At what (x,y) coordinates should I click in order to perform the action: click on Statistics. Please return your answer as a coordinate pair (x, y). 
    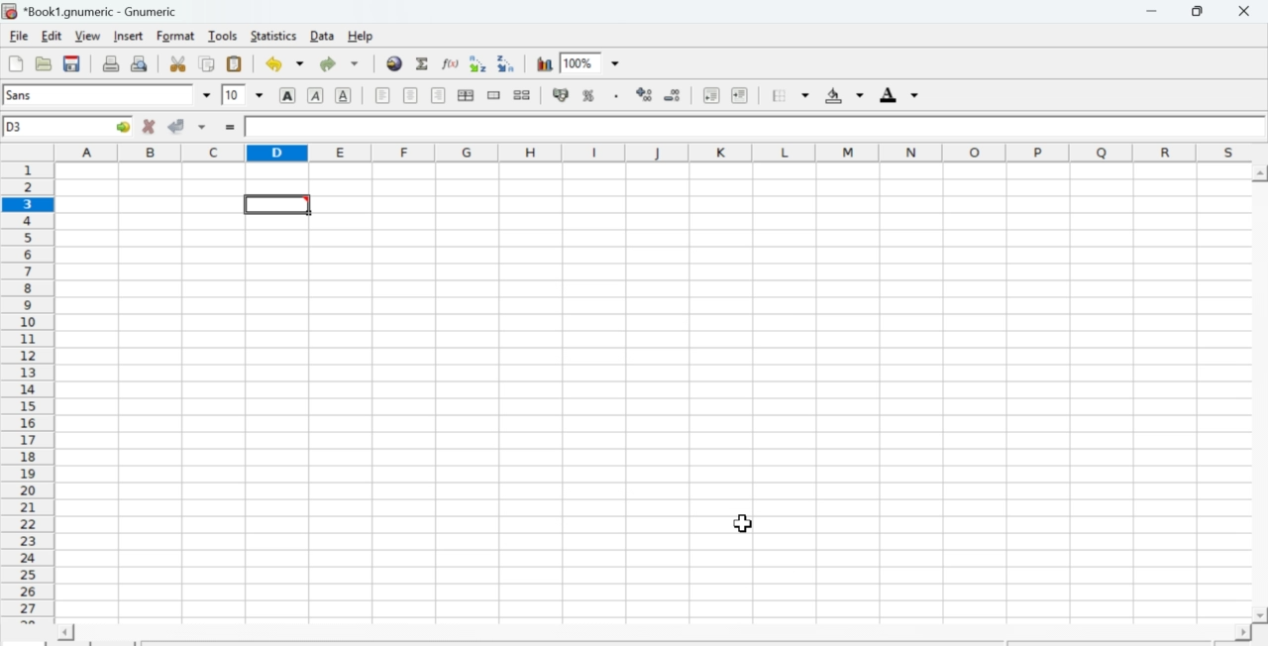
    Looking at the image, I should click on (275, 36).